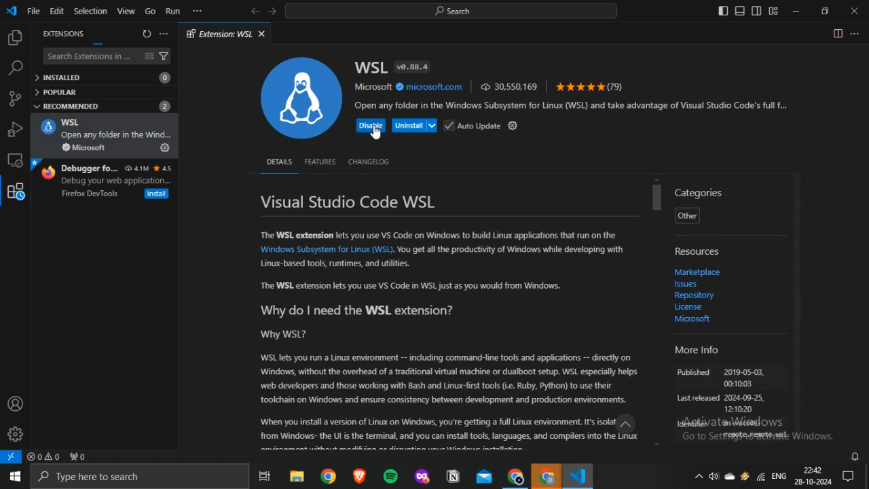  I want to click on google chrome, so click(330, 475).